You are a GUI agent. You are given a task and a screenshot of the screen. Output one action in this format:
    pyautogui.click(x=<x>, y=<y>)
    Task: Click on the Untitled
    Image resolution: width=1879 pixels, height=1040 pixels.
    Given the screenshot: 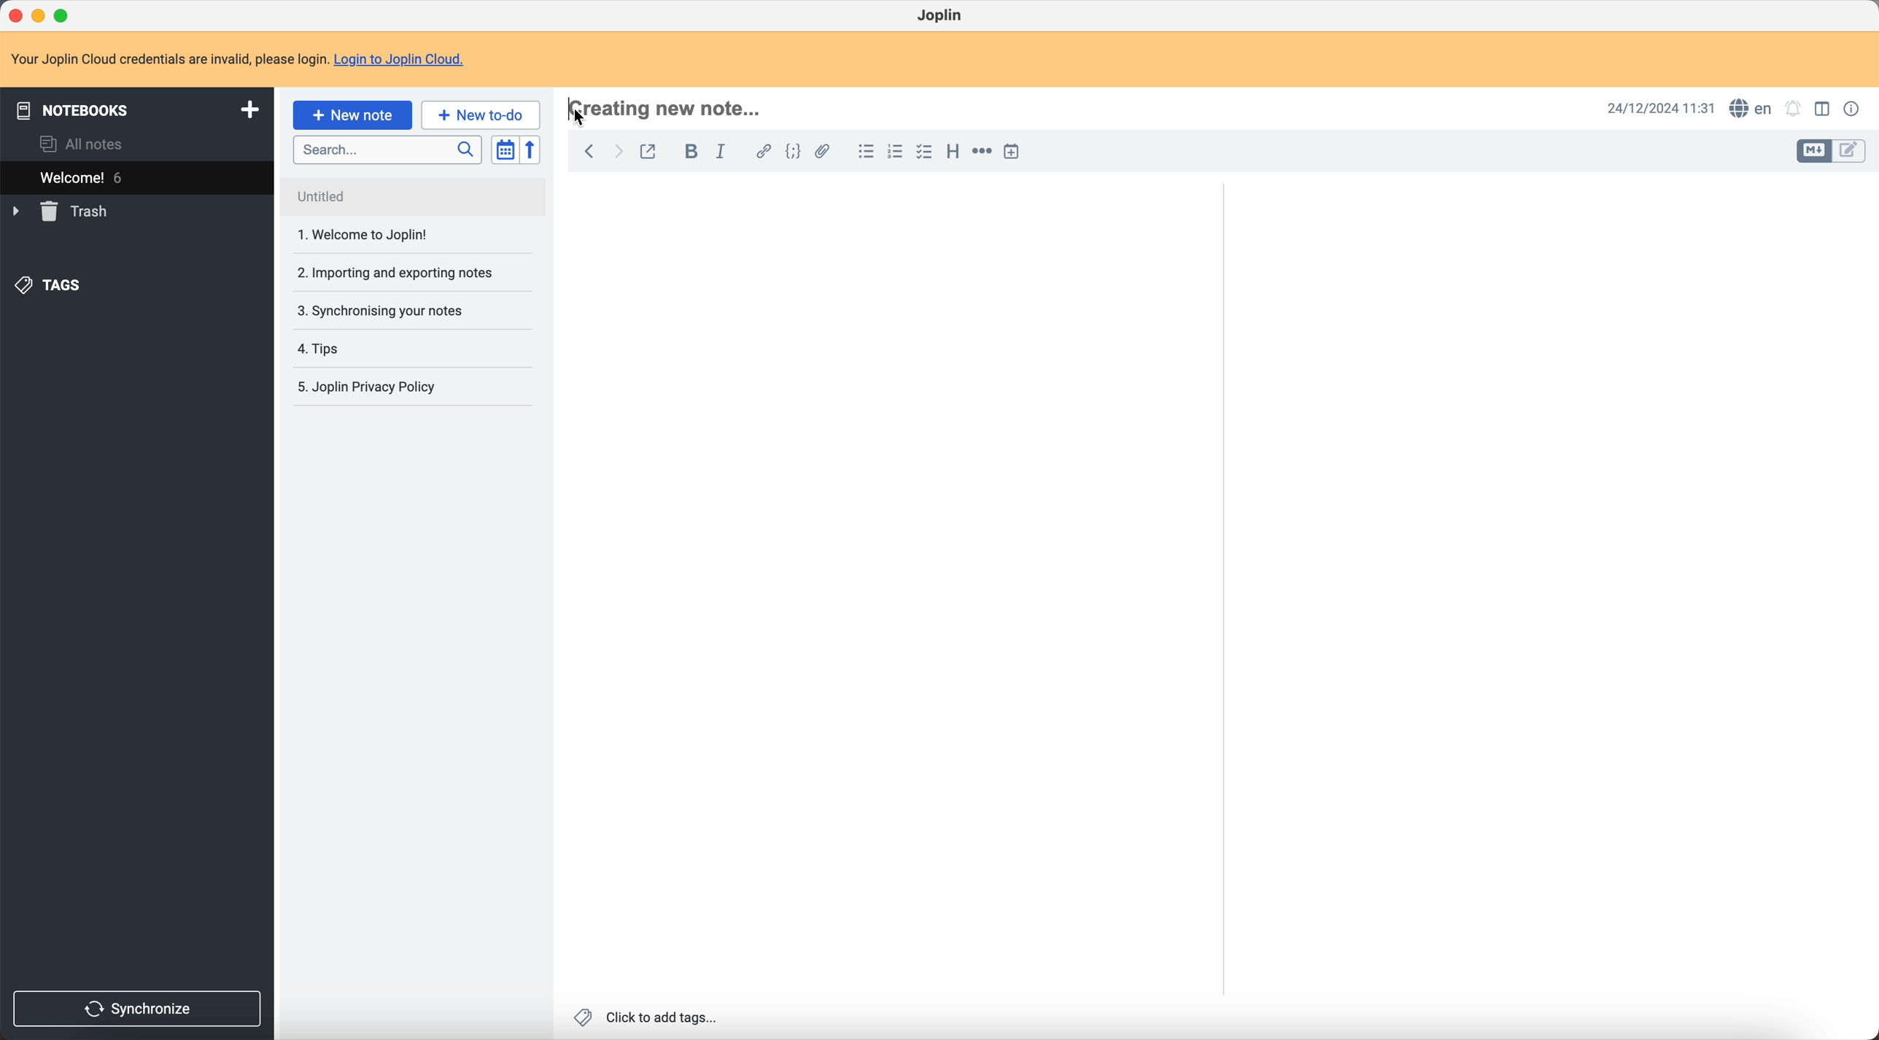 What is the action you would take?
    pyautogui.click(x=373, y=198)
    